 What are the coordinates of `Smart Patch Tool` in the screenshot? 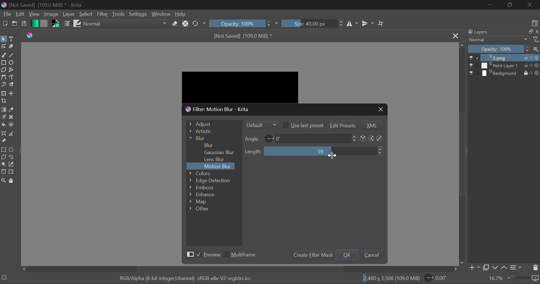 It's located at (11, 118).